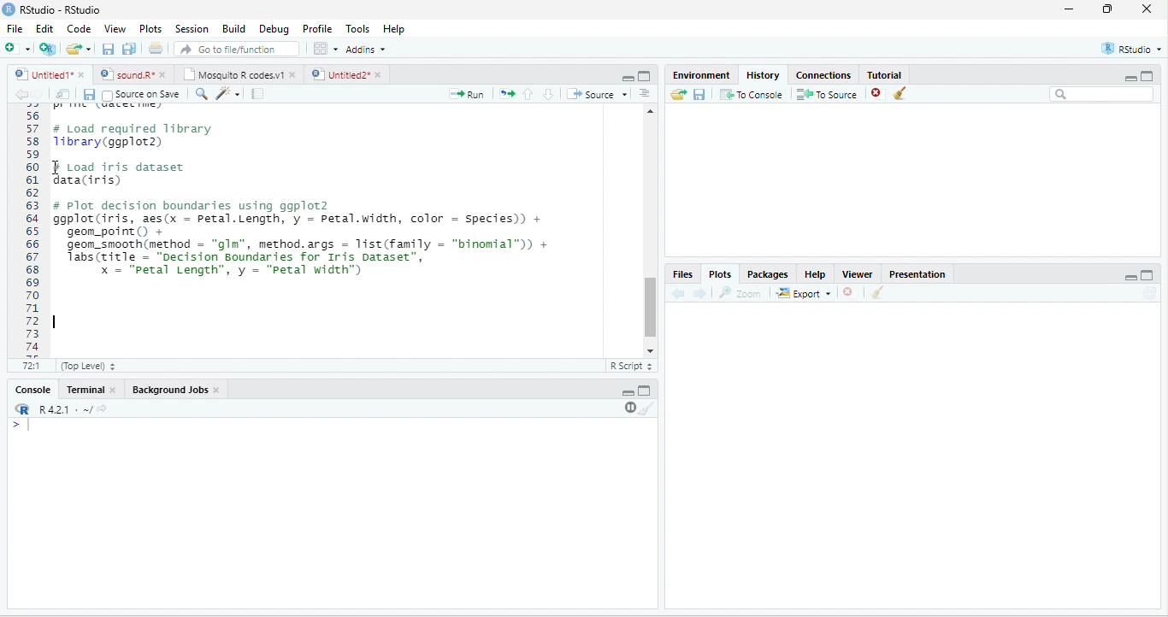 This screenshot has width=1168, height=617. I want to click on Zoom, so click(739, 293).